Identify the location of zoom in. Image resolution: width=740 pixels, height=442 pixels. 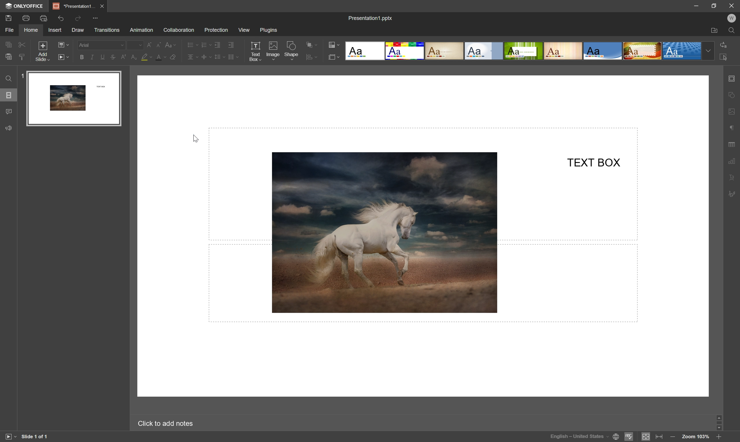
(719, 437).